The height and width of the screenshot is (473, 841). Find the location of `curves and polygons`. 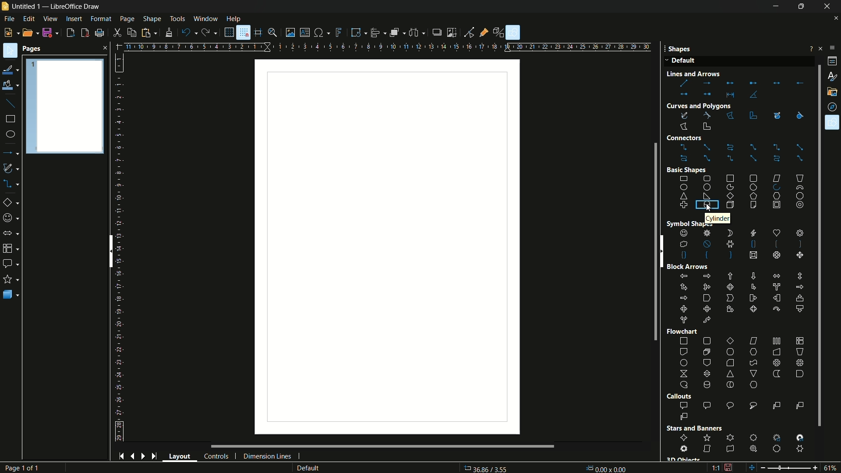

curves and polygons is located at coordinates (698, 120).